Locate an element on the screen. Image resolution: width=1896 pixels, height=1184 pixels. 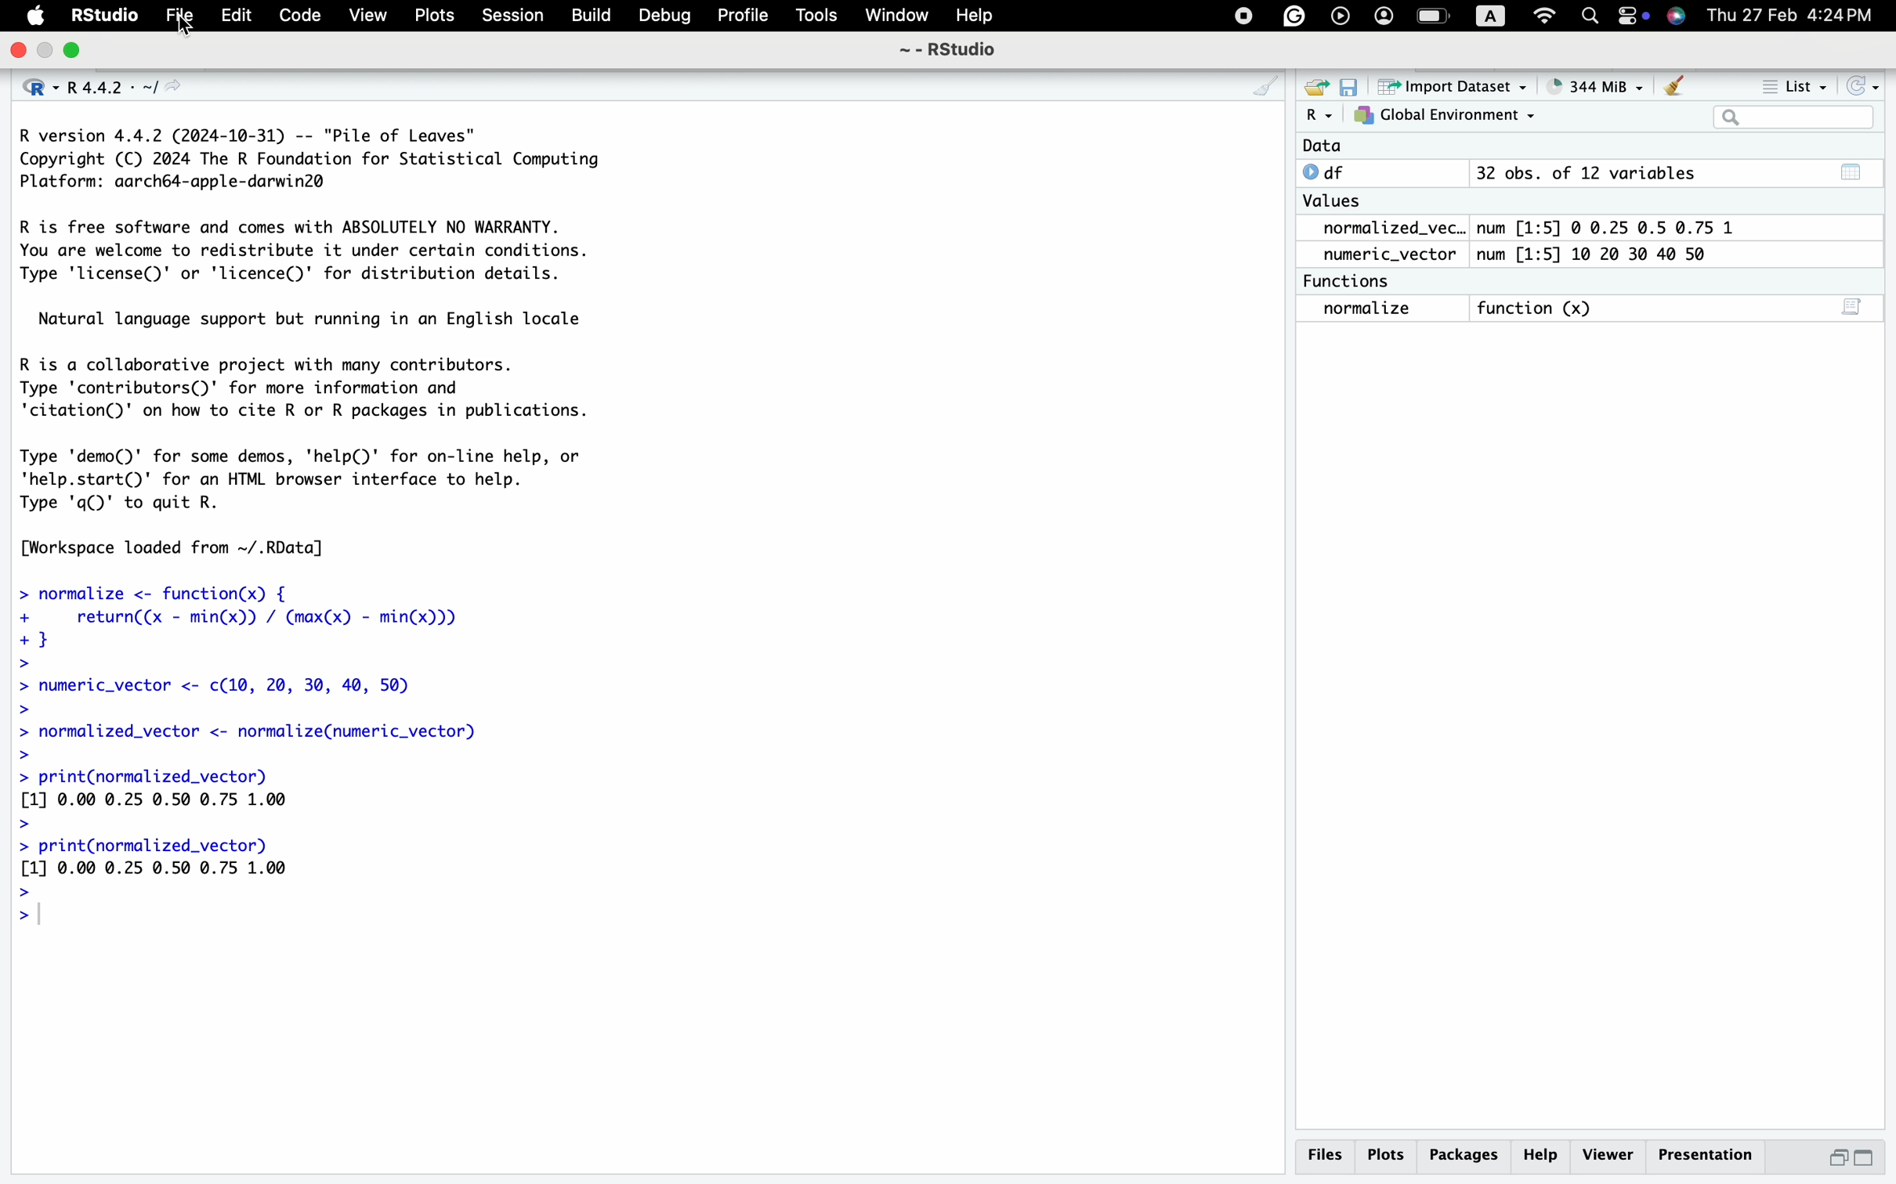
minimize is located at coordinates (73, 50).